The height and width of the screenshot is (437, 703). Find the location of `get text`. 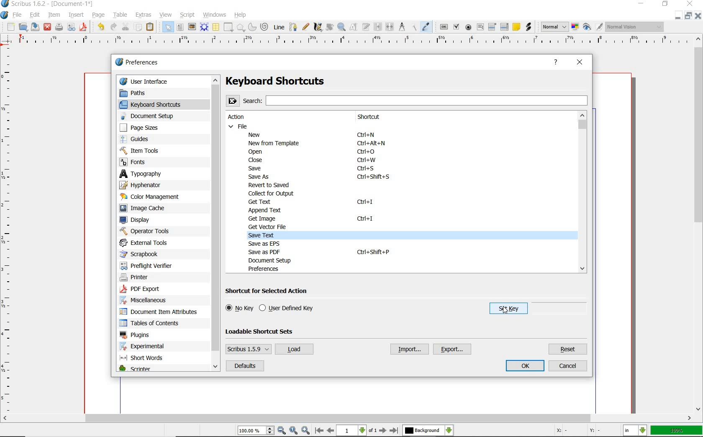

get text is located at coordinates (261, 202).